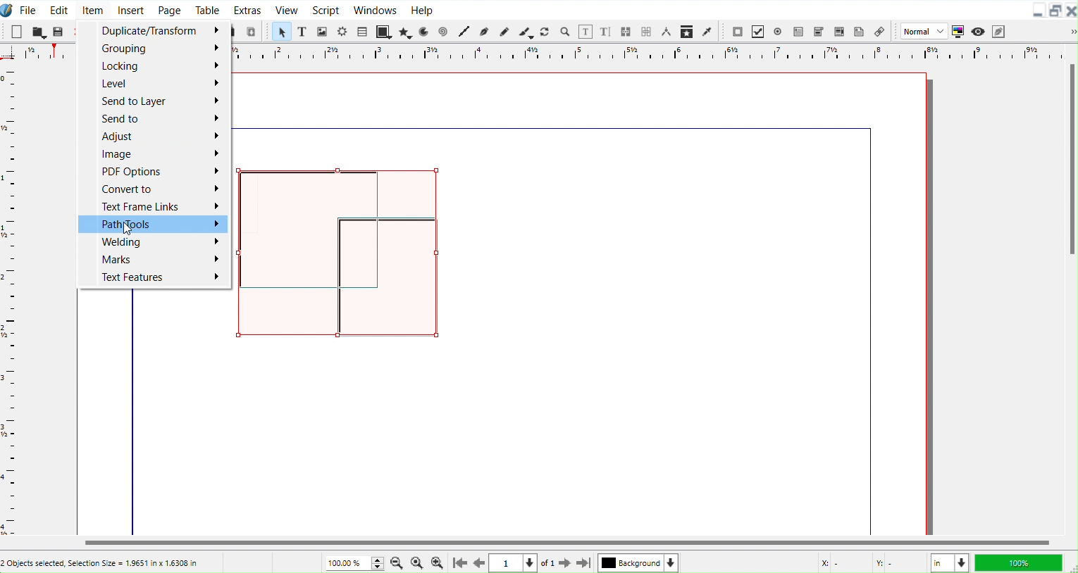  What do you see at coordinates (154, 65) in the screenshot?
I see `Locking` at bounding box center [154, 65].